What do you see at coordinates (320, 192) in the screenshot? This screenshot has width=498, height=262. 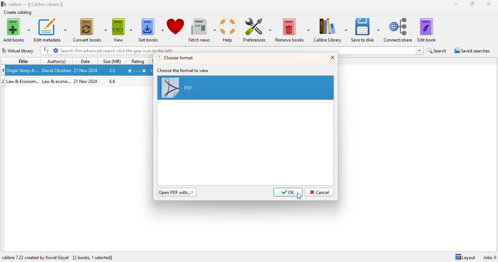 I see `cancel` at bounding box center [320, 192].